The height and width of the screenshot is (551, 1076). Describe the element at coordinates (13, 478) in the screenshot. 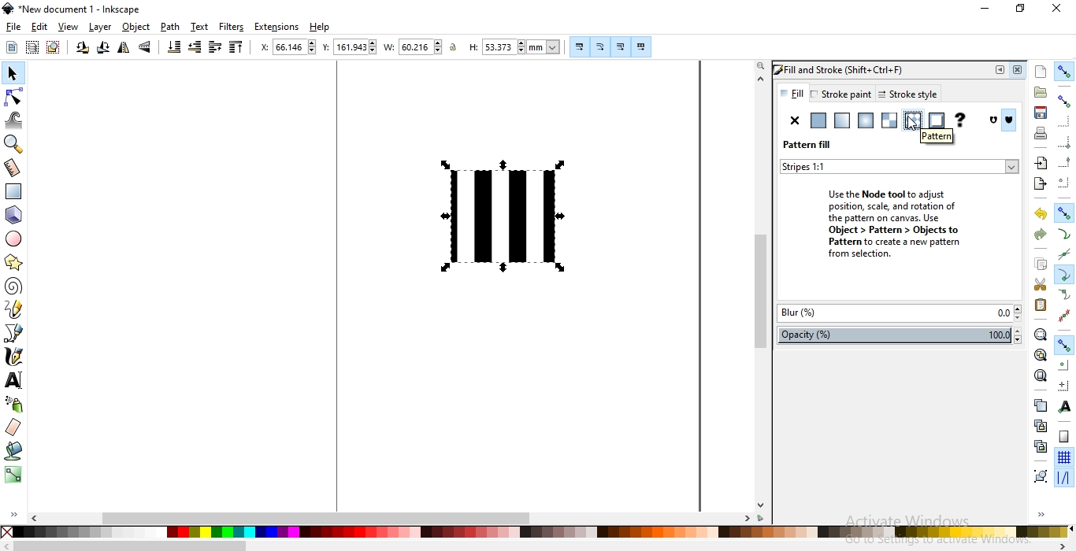

I see `create and edit gradient ` at that location.